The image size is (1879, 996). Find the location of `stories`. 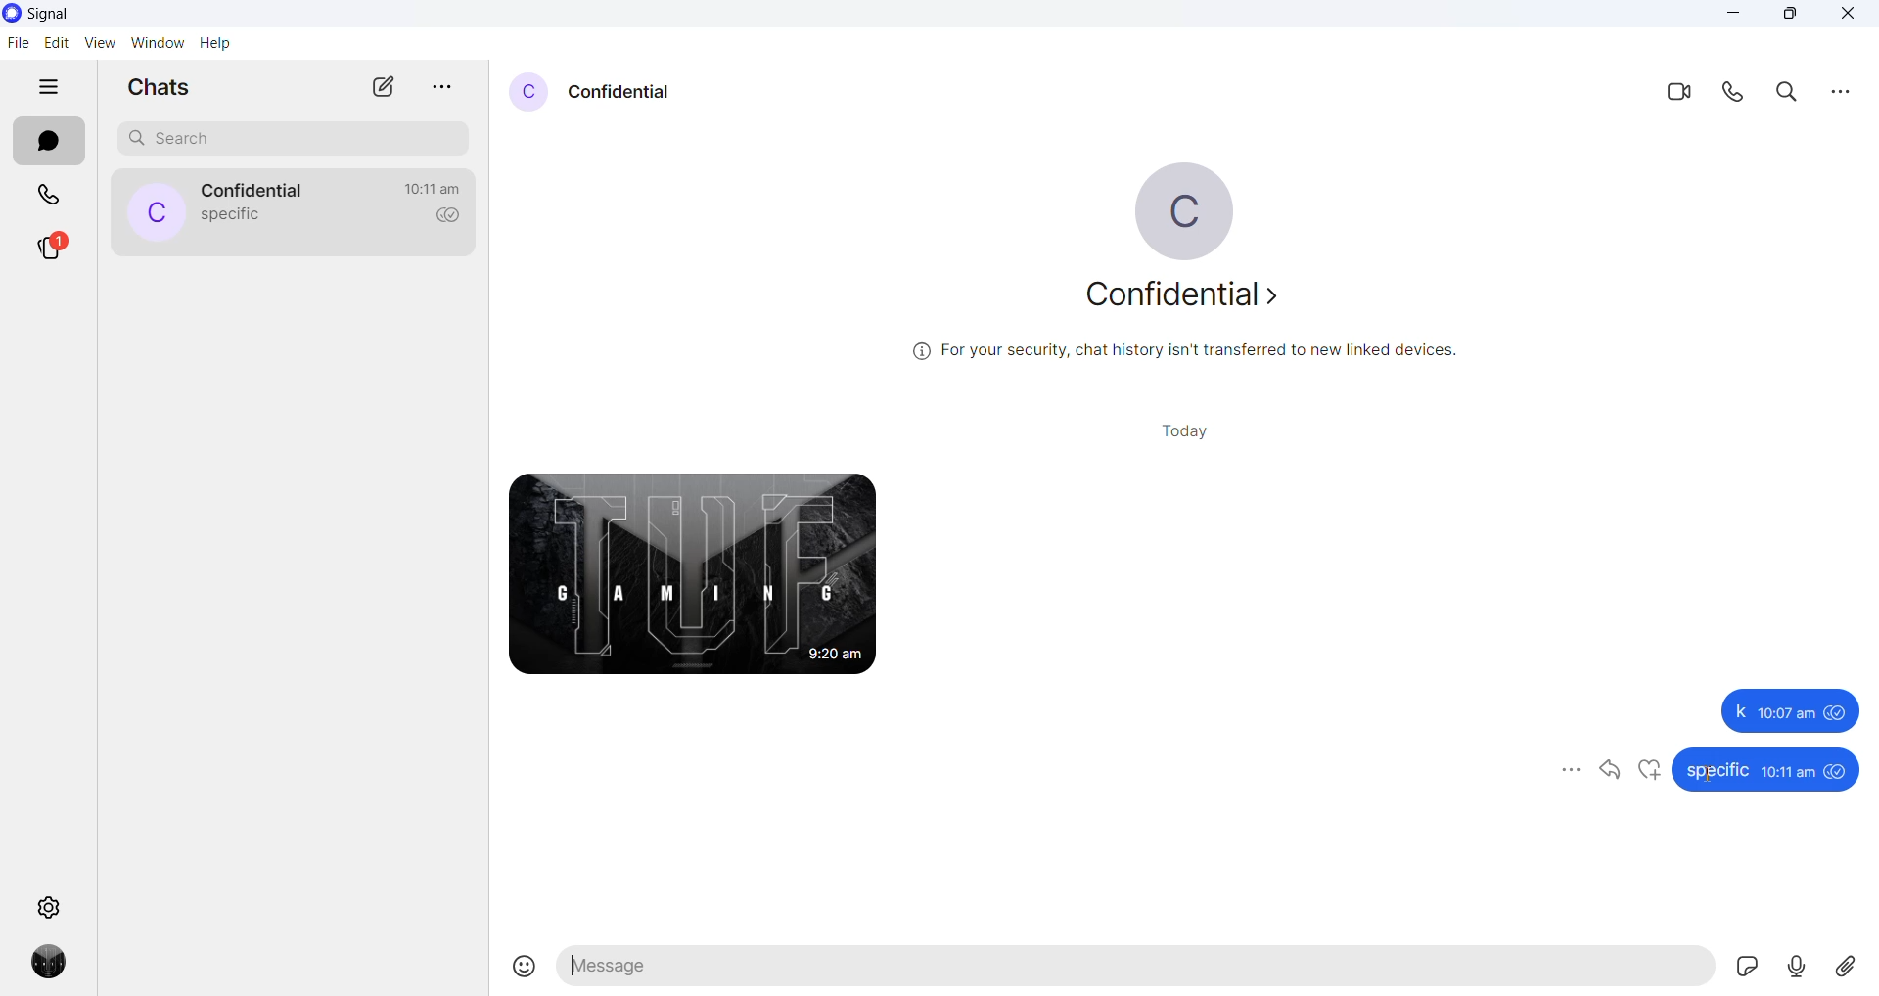

stories is located at coordinates (54, 251).